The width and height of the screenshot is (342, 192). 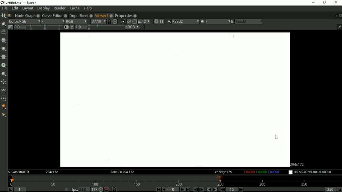 I want to click on Scales down rendered image, so click(x=147, y=22).